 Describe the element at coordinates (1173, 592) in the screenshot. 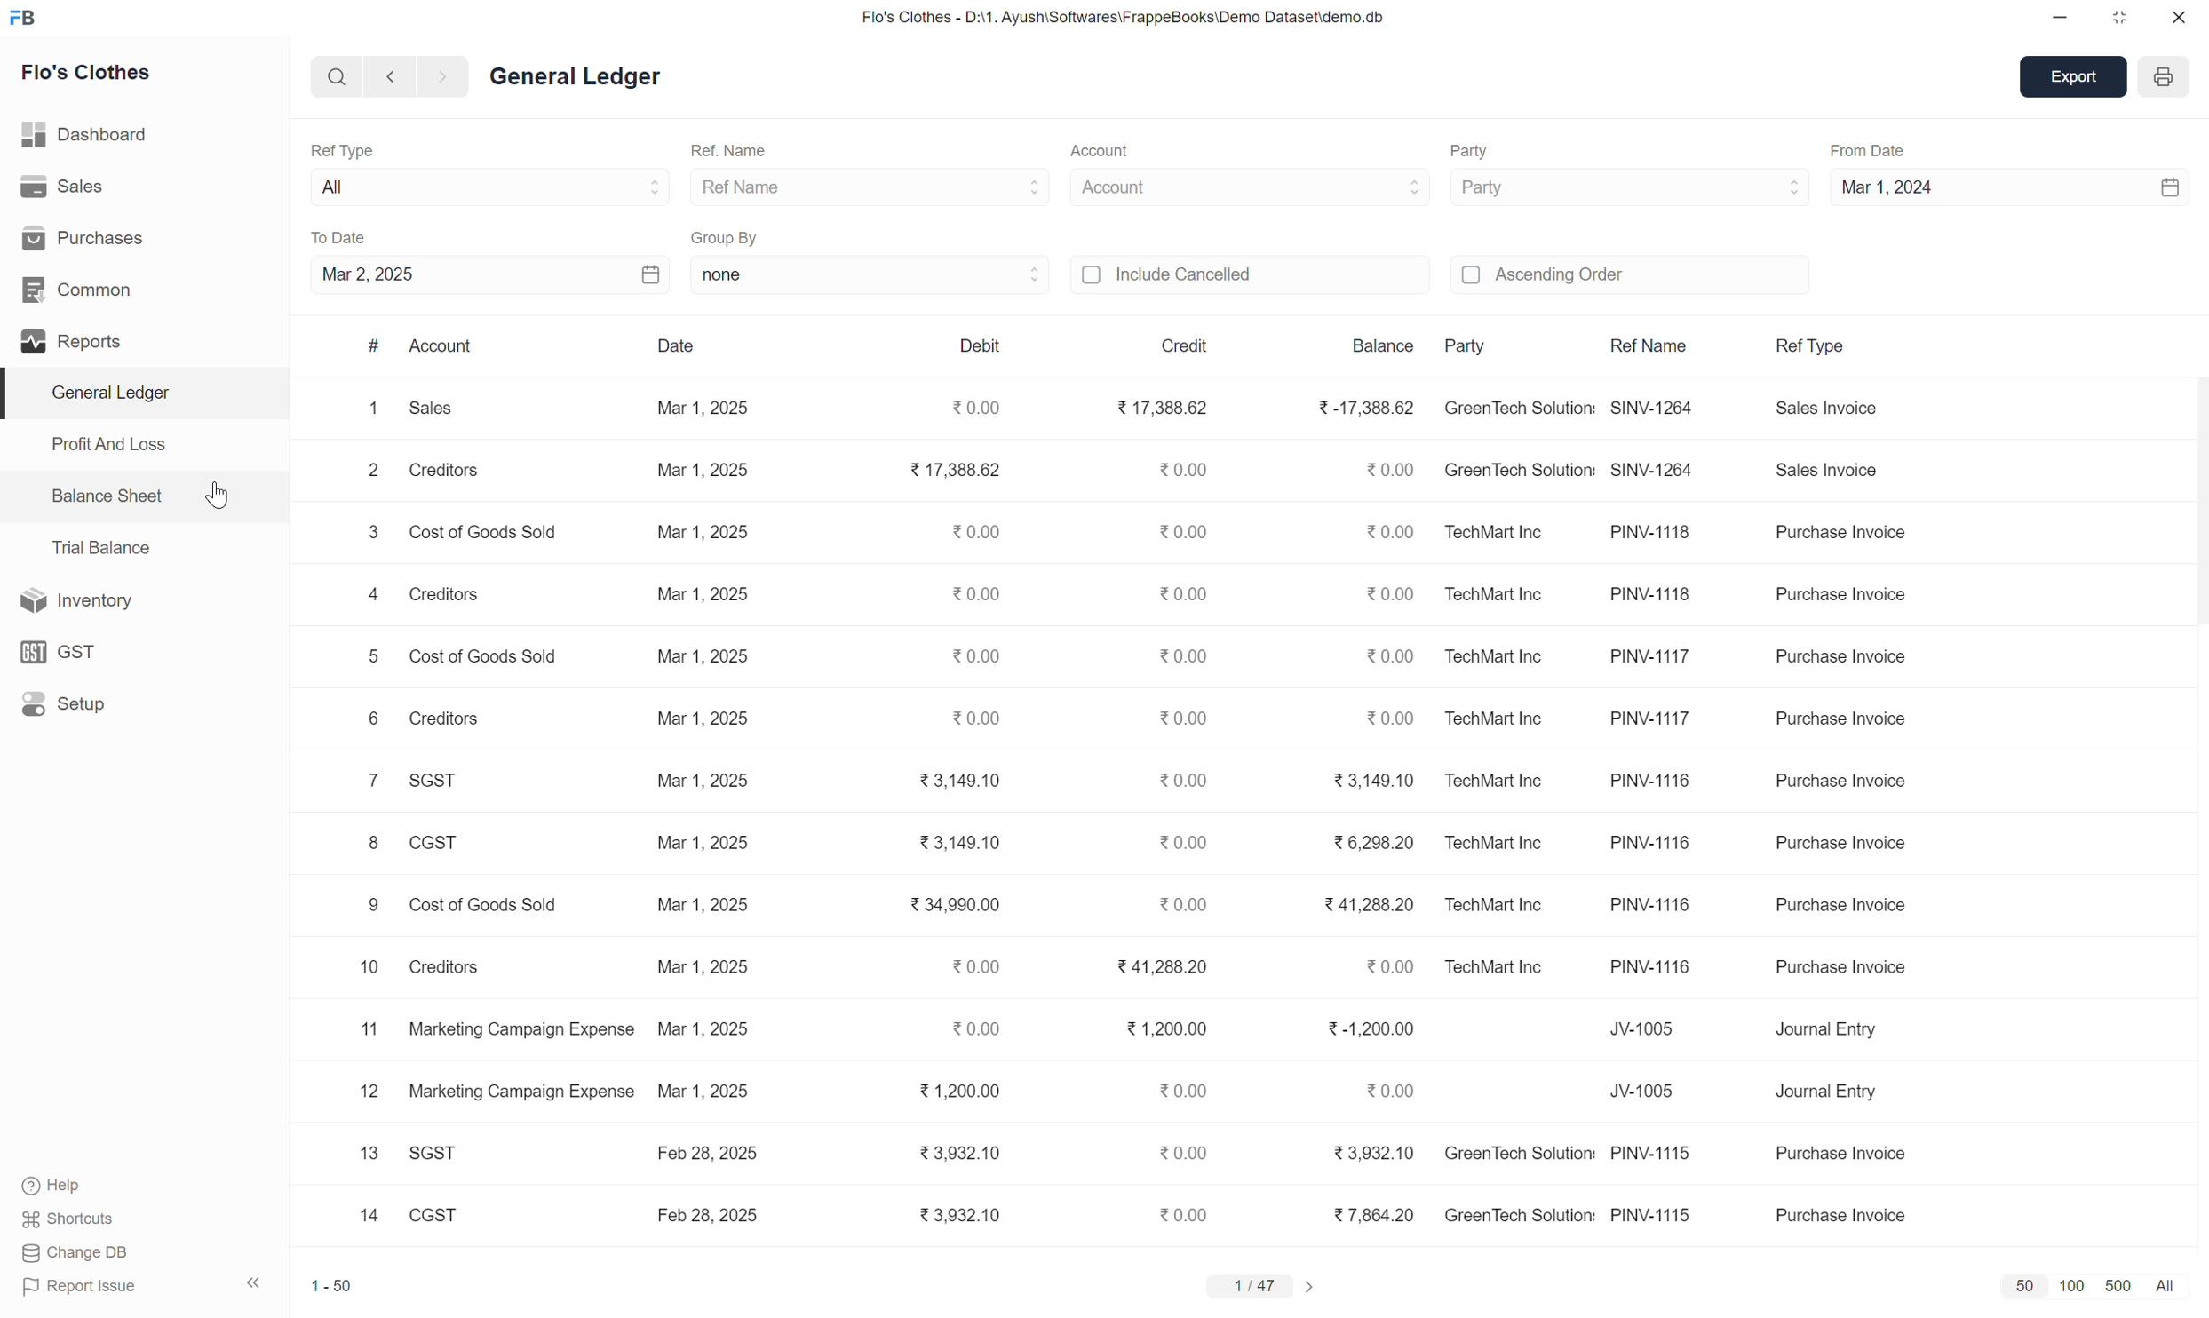

I see `0.00` at that location.